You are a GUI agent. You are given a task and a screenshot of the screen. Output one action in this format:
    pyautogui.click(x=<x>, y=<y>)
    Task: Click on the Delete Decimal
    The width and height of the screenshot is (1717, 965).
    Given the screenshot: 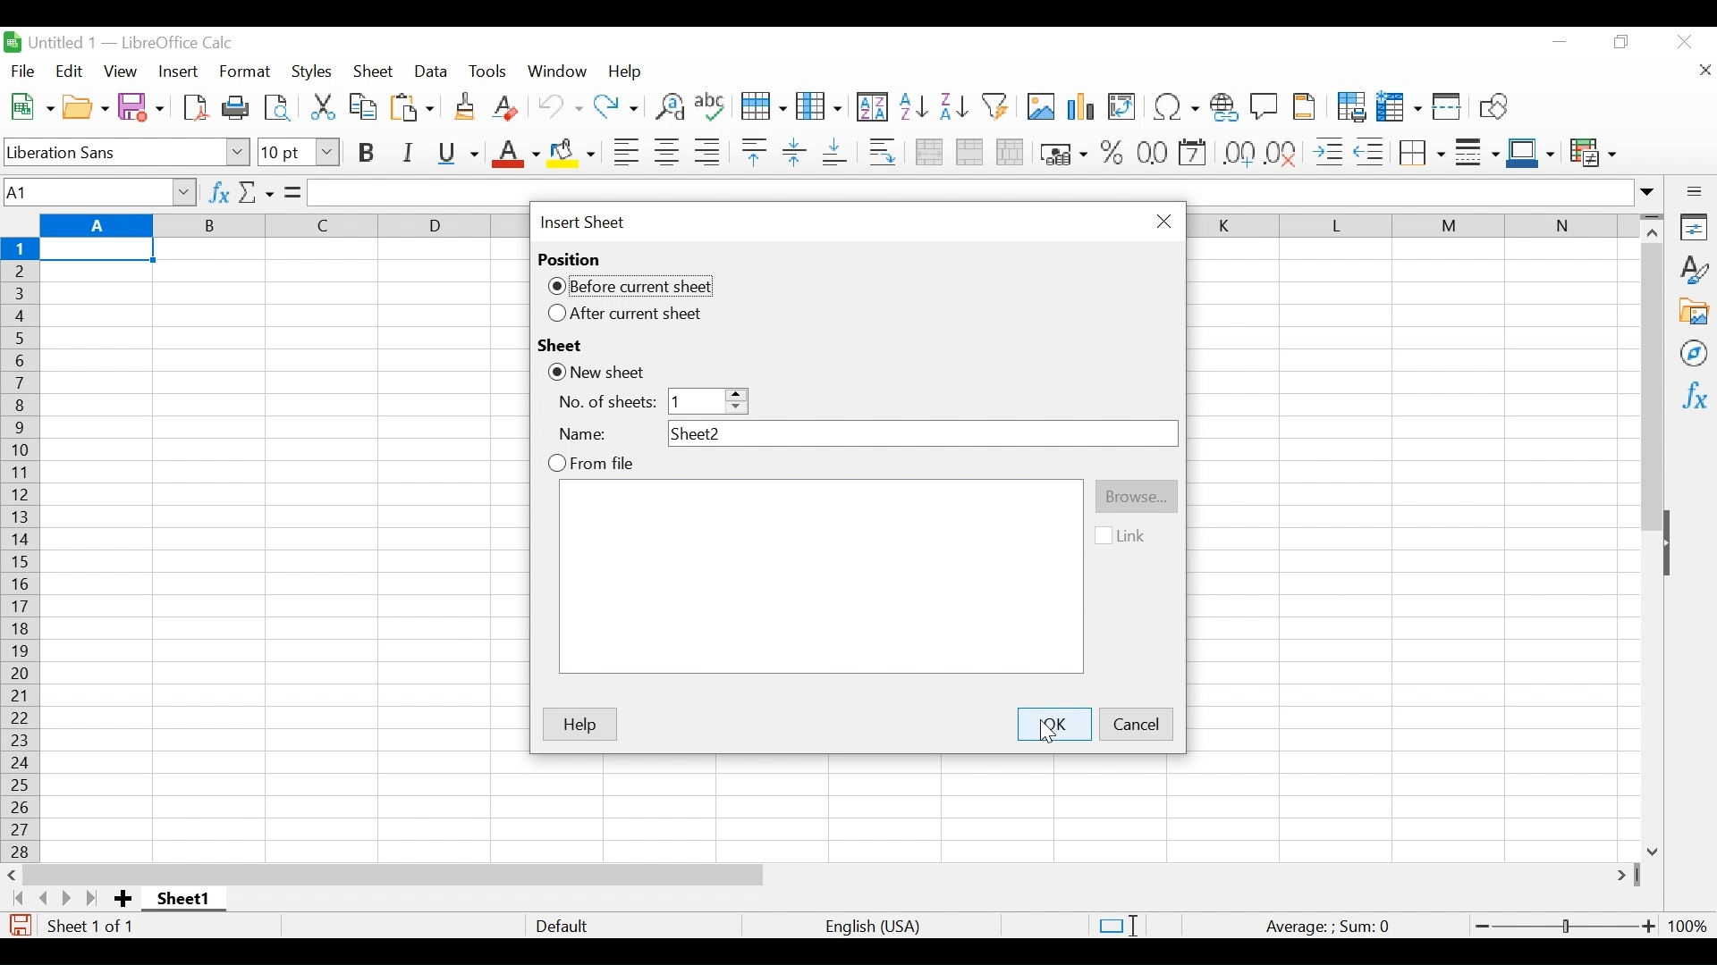 What is the action you would take?
    pyautogui.click(x=1283, y=153)
    